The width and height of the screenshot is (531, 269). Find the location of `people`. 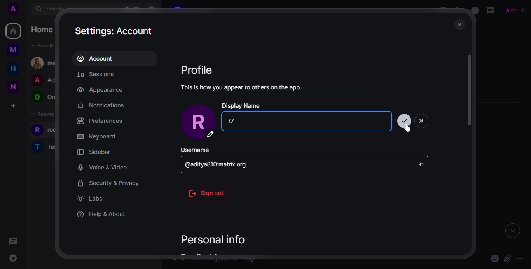

people is located at coordinates (517, 10).